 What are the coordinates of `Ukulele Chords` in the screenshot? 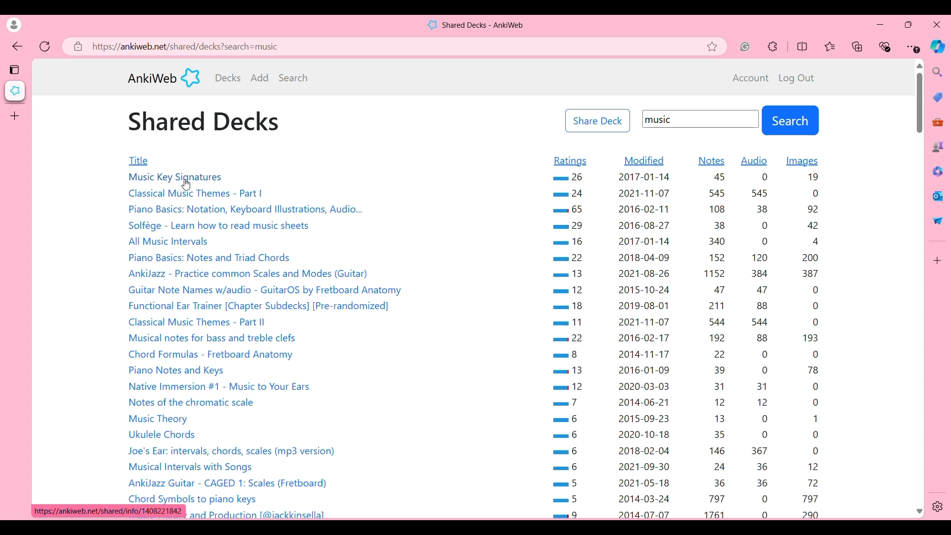 It's located at (165, 435).